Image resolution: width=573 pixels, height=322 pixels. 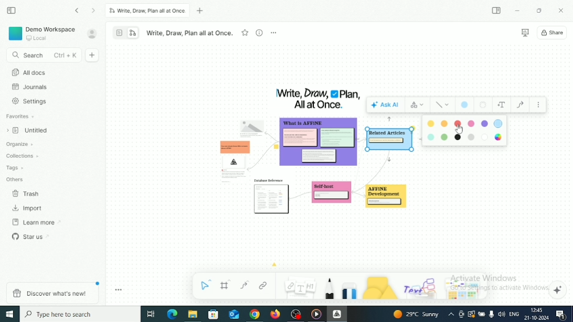 What do you see at coordinates (445, 137) in the screenshot?
I see `Light green` at bounding box center [445, 137].